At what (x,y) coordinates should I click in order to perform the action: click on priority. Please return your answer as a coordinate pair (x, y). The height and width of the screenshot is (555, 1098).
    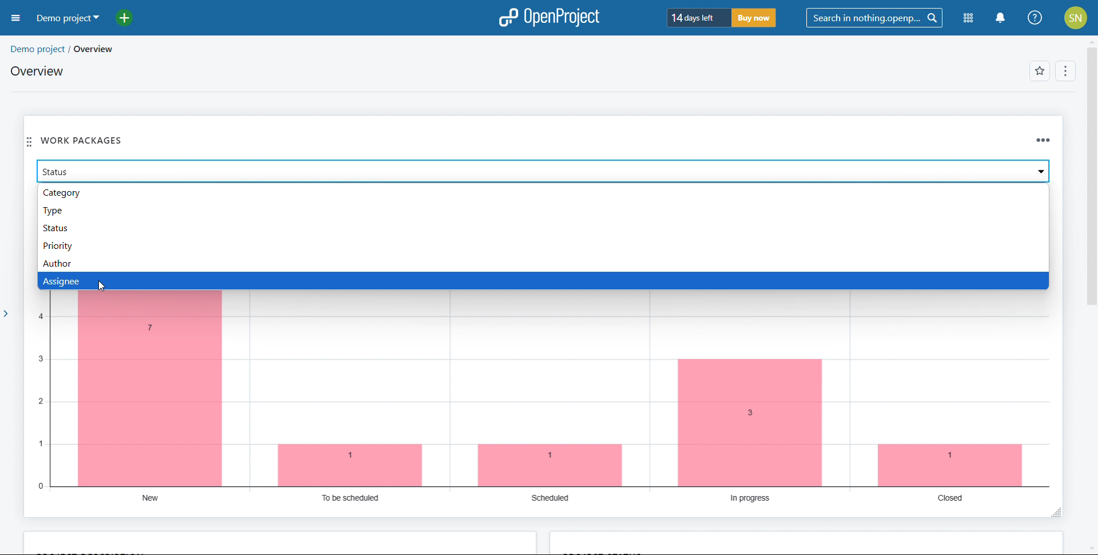
    Looking at the image, I should click on (543, 244).